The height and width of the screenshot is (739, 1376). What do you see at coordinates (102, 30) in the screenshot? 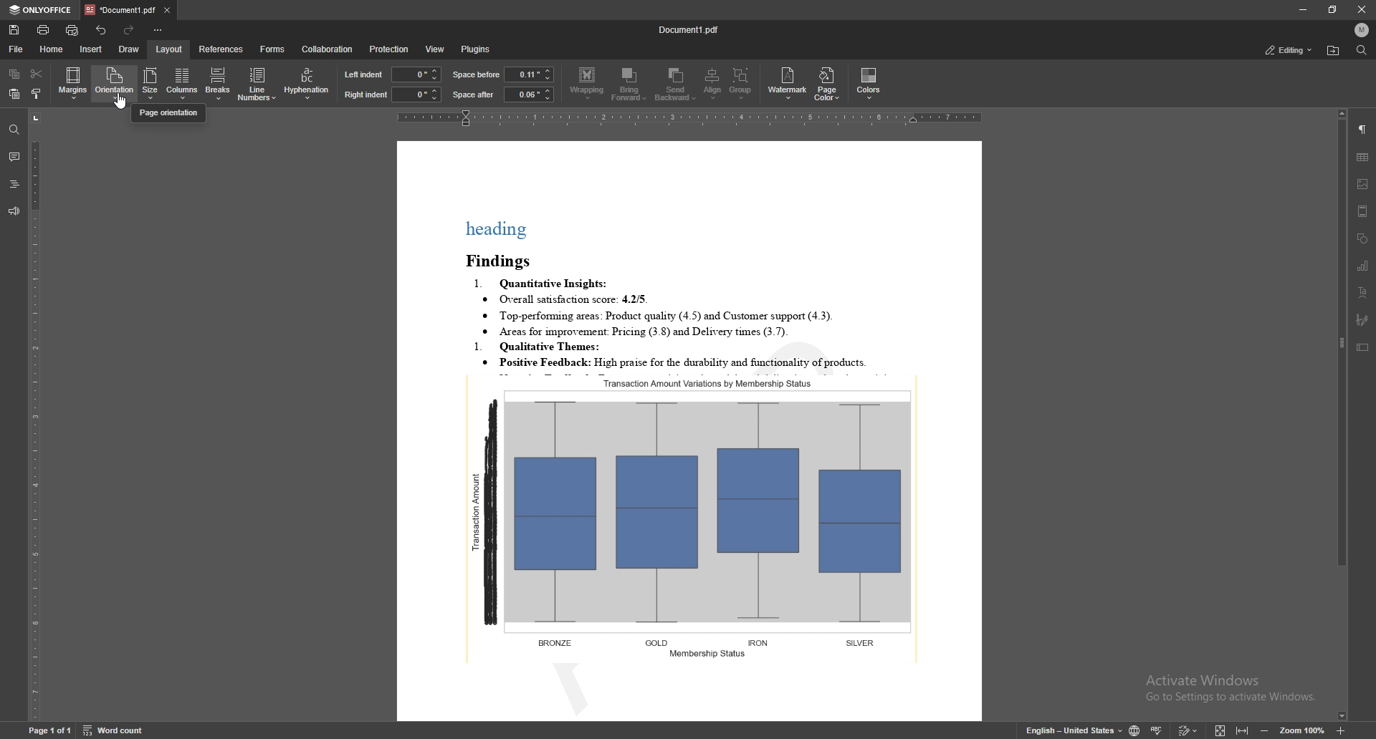
I see `undo` at bounding box center [102, 30].